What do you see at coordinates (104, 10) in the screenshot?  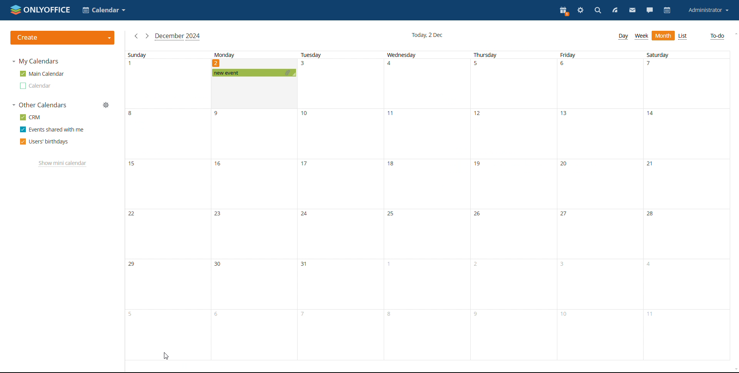 I see `select application` at bounding box center [104, 10].